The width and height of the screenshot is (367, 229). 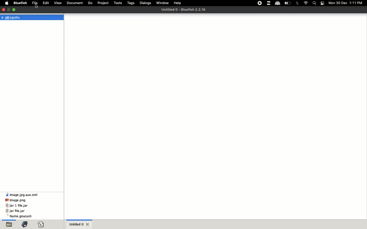 I want to click on Untitled 0 - Bluefish 2.2.16, so click(x=183, y=9).